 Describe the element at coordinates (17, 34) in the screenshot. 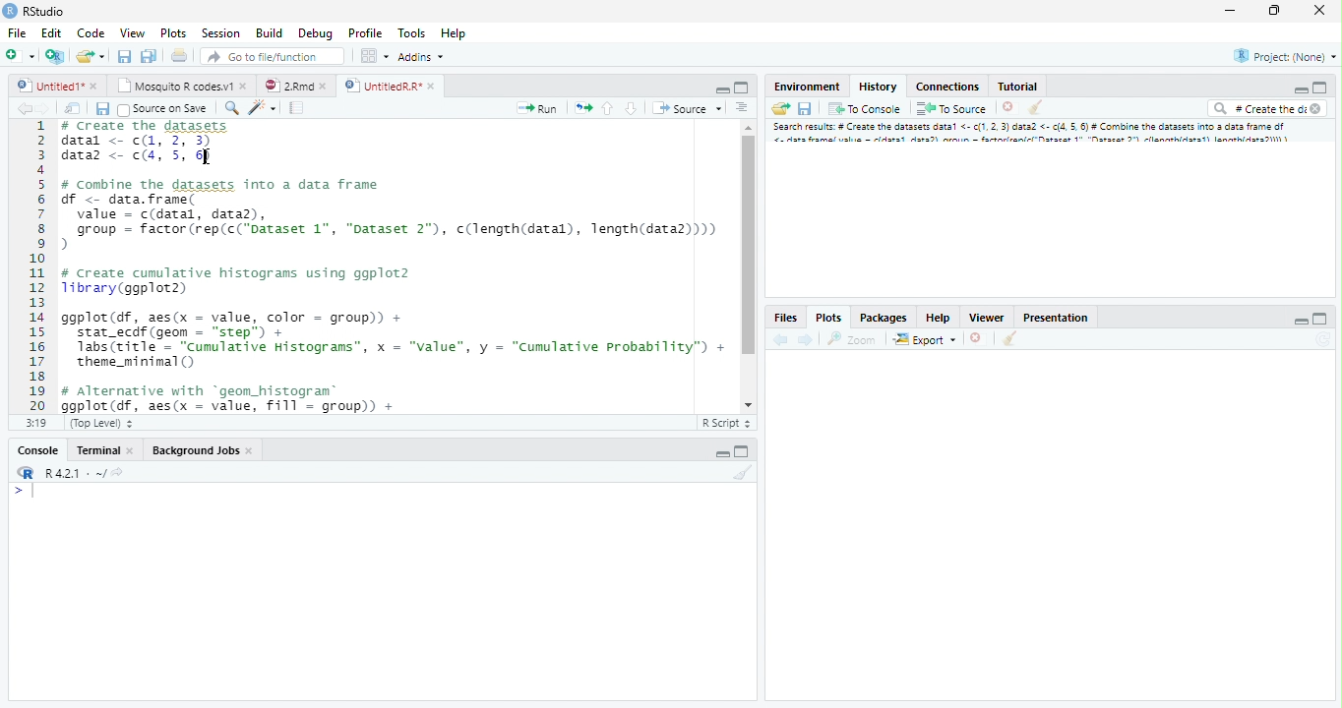

I see `File` at that location.